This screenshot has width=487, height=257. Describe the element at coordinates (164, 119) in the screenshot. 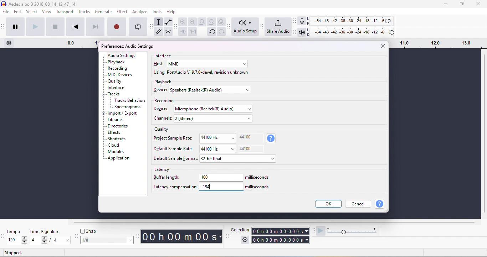

I see `chanels` at that location.